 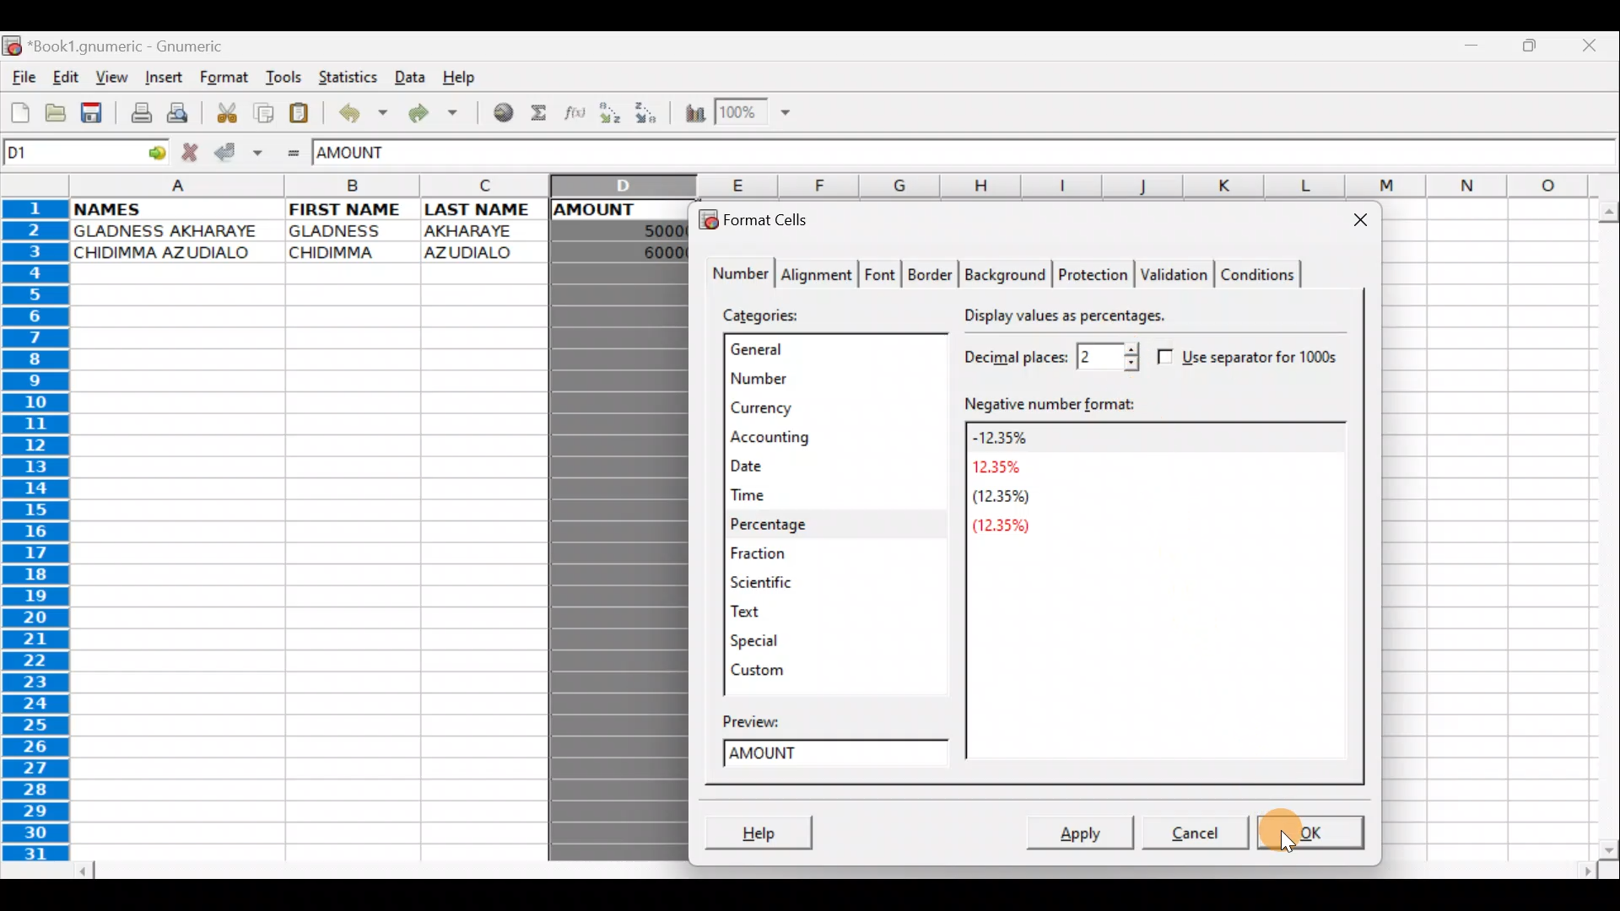 I want to click on Zoom, so click(x=756, y=114).